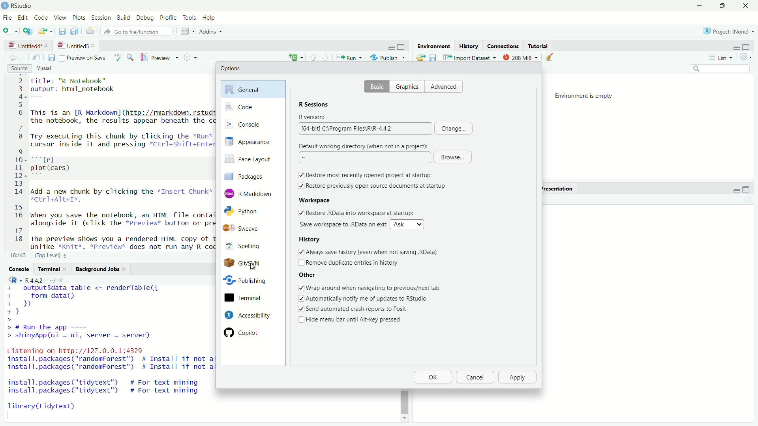 The image size is (758, 426). I want to click on History, so click(468, 46).